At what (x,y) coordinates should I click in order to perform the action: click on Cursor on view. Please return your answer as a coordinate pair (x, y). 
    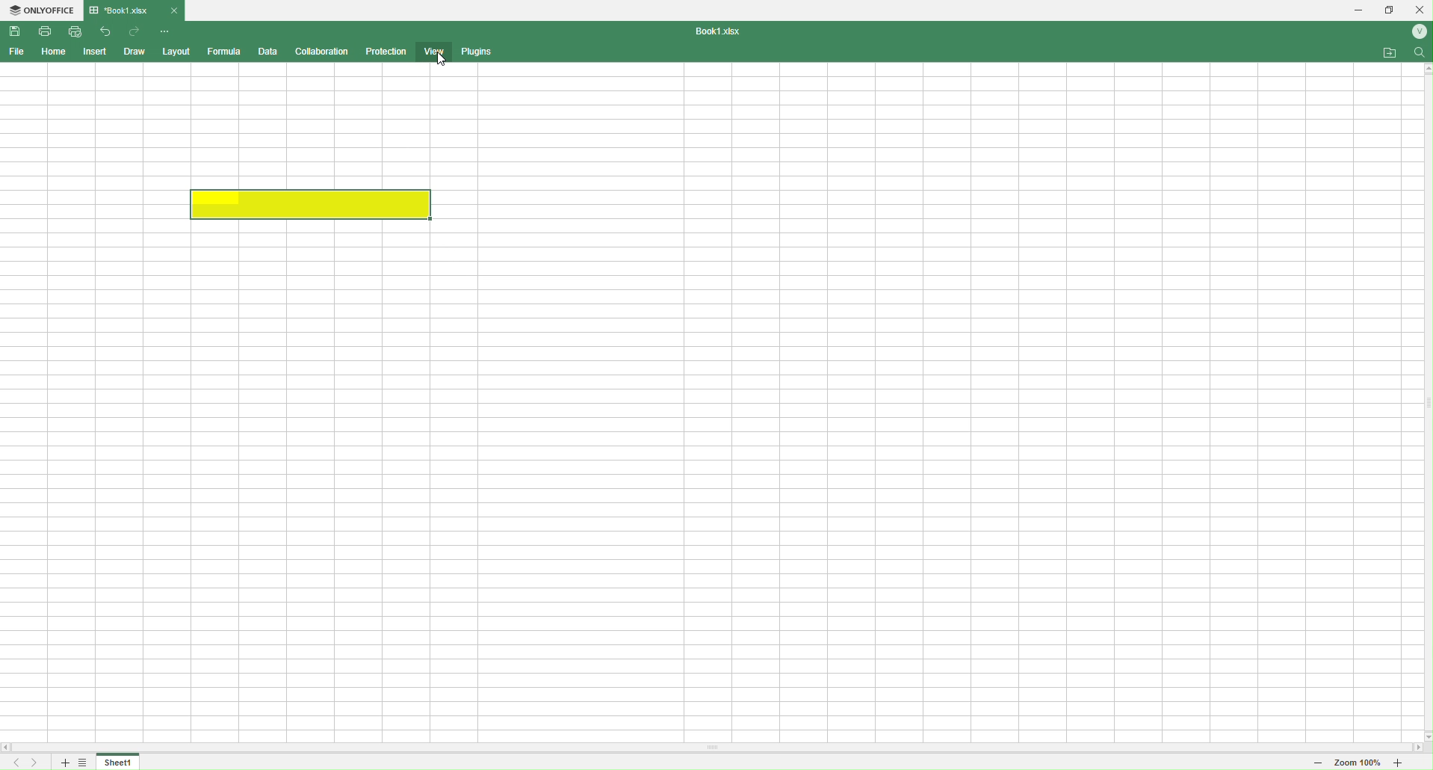
    Looking at the image, I should click on (440, 61).